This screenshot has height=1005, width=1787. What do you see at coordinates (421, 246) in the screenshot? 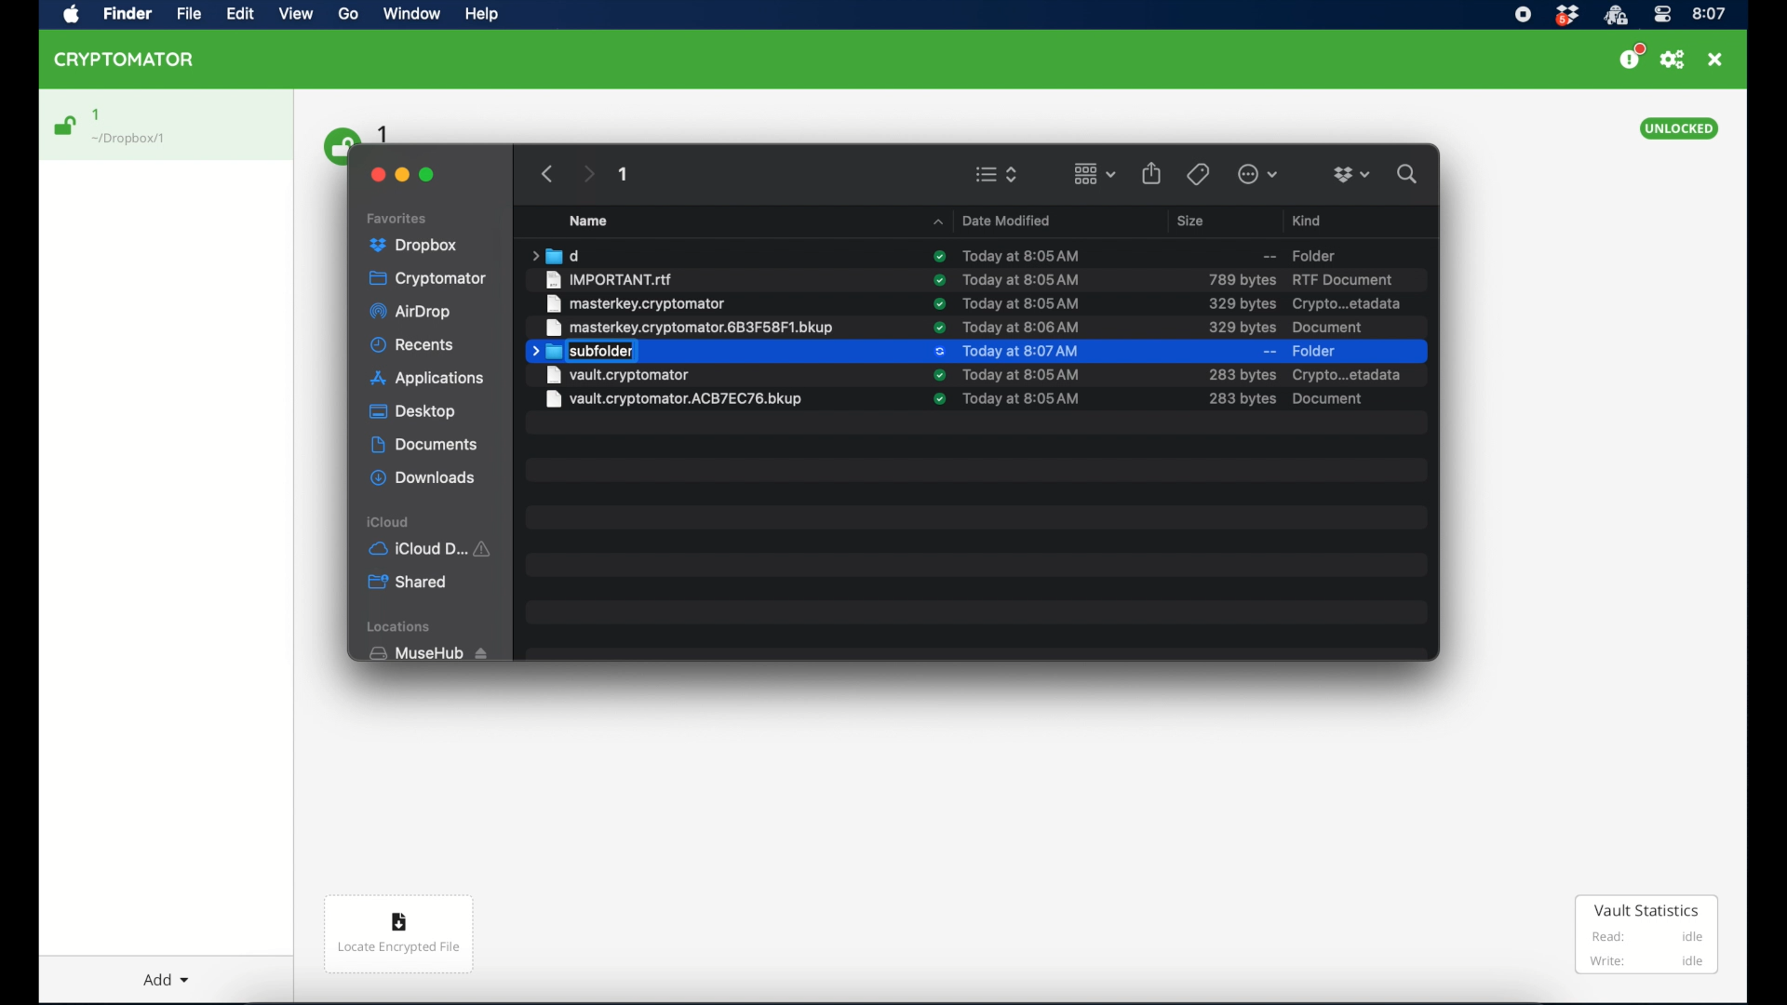
I see `dropbox highlighted` at bounding box center [421, 246].